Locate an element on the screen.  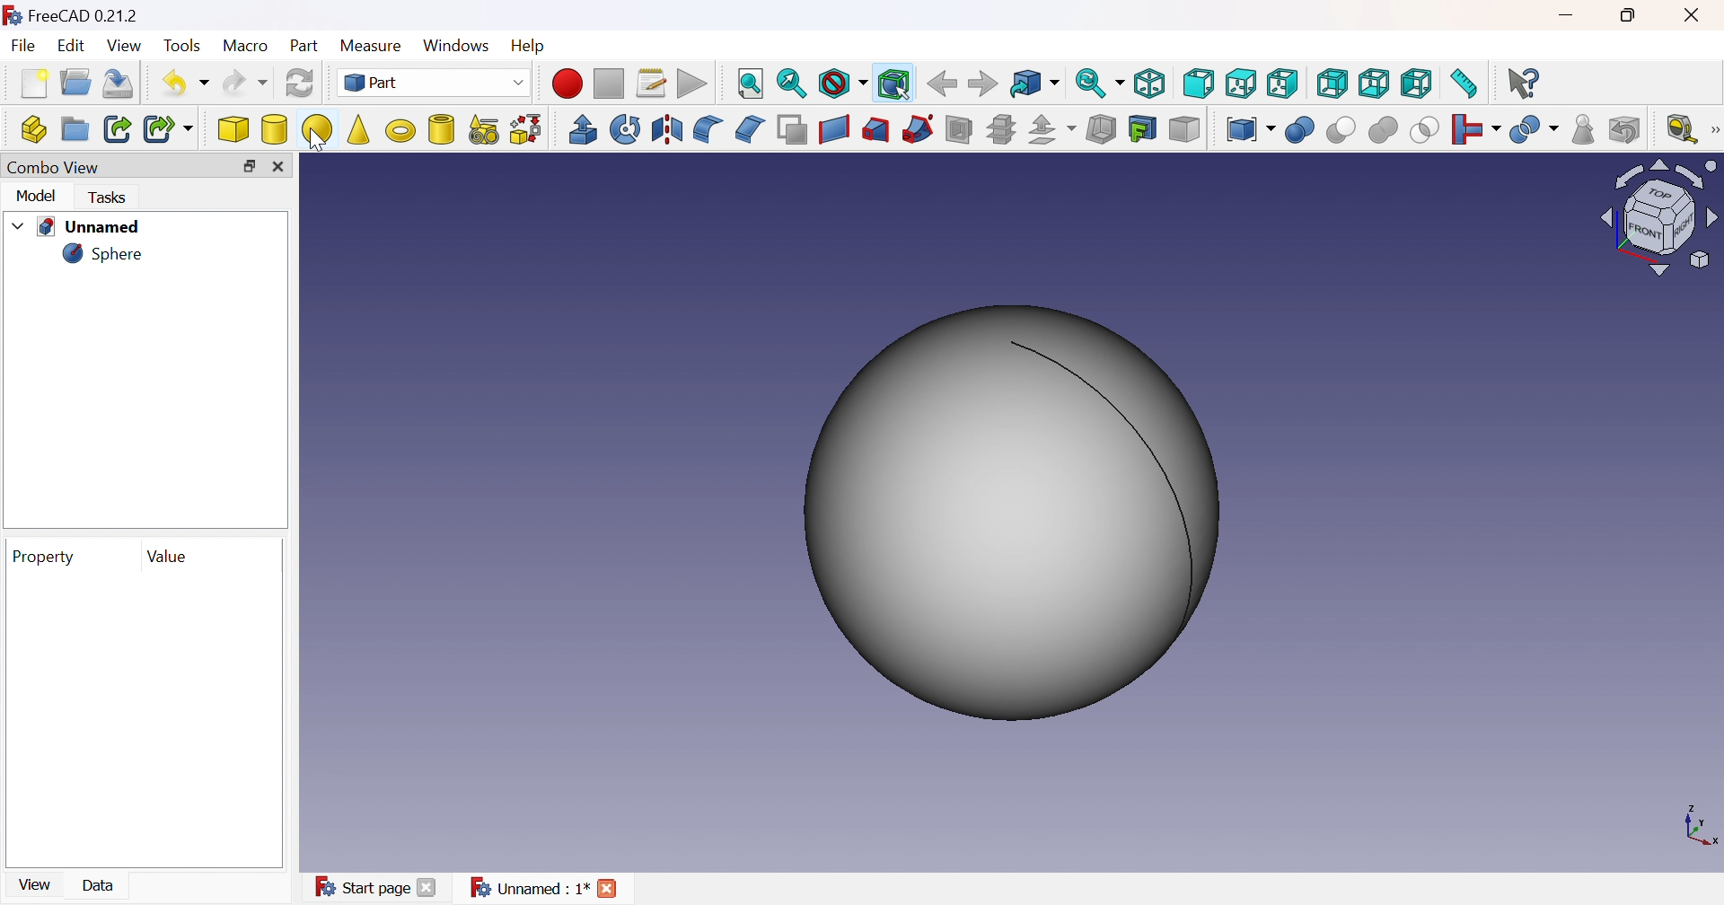
Shape builder is located at coordinates (525, 128).